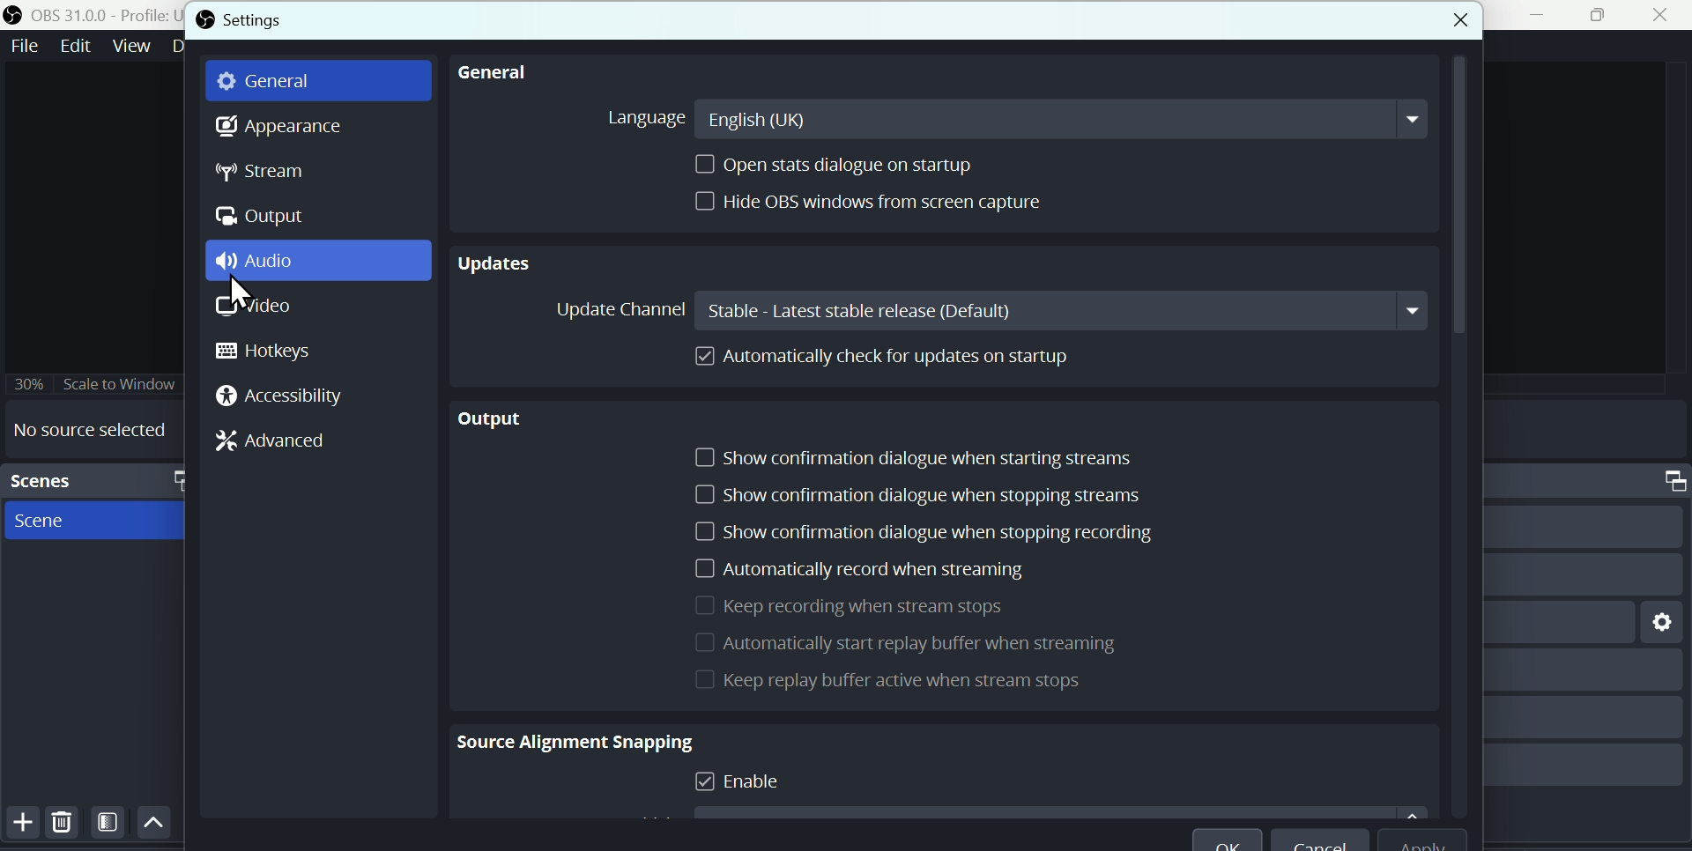  I want to click on setting, so click(1657, 620).